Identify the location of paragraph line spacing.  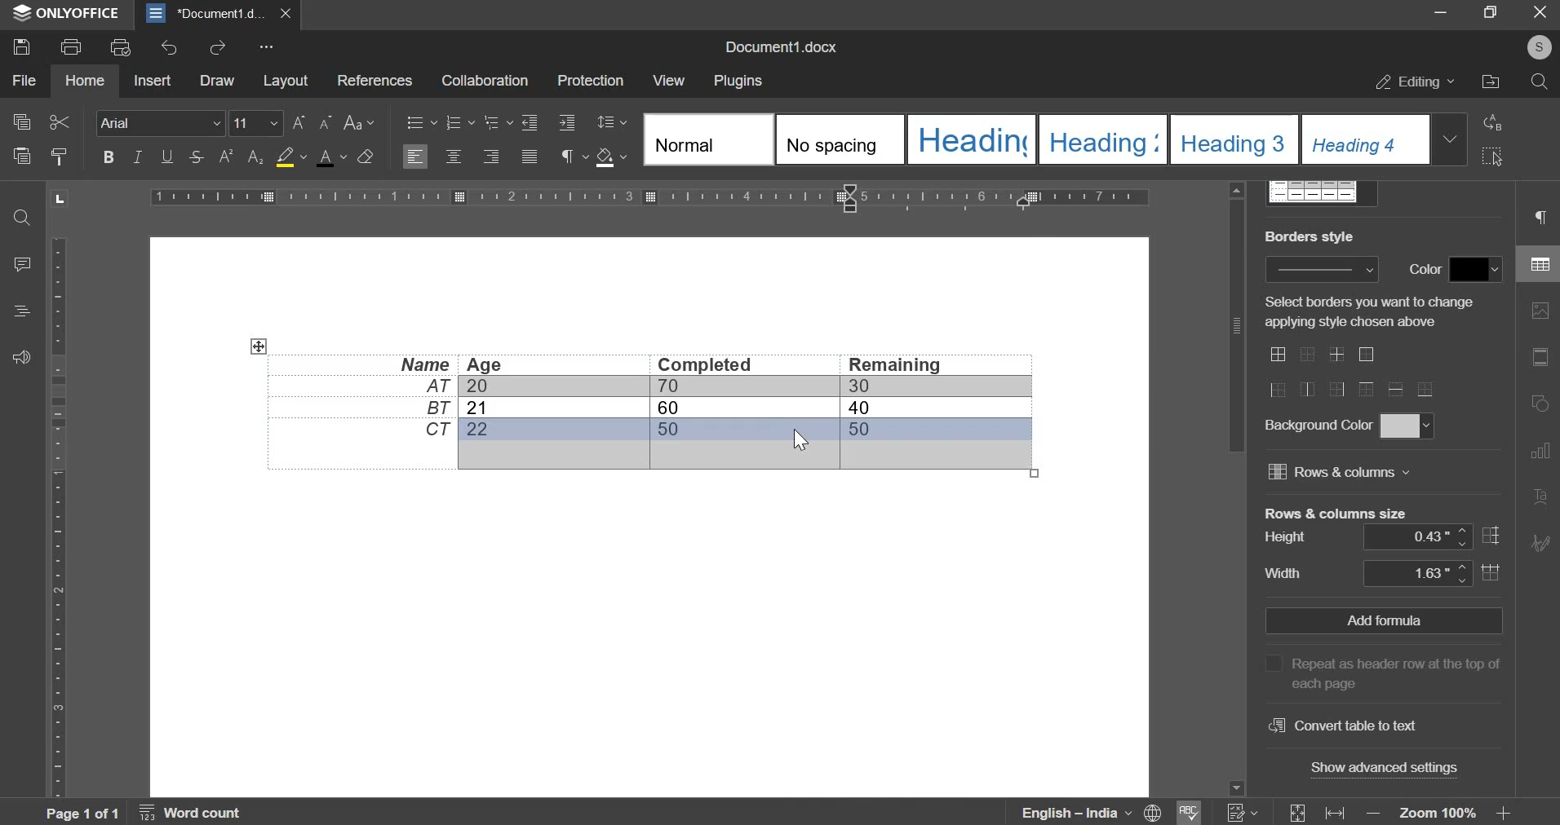
(614, 121).